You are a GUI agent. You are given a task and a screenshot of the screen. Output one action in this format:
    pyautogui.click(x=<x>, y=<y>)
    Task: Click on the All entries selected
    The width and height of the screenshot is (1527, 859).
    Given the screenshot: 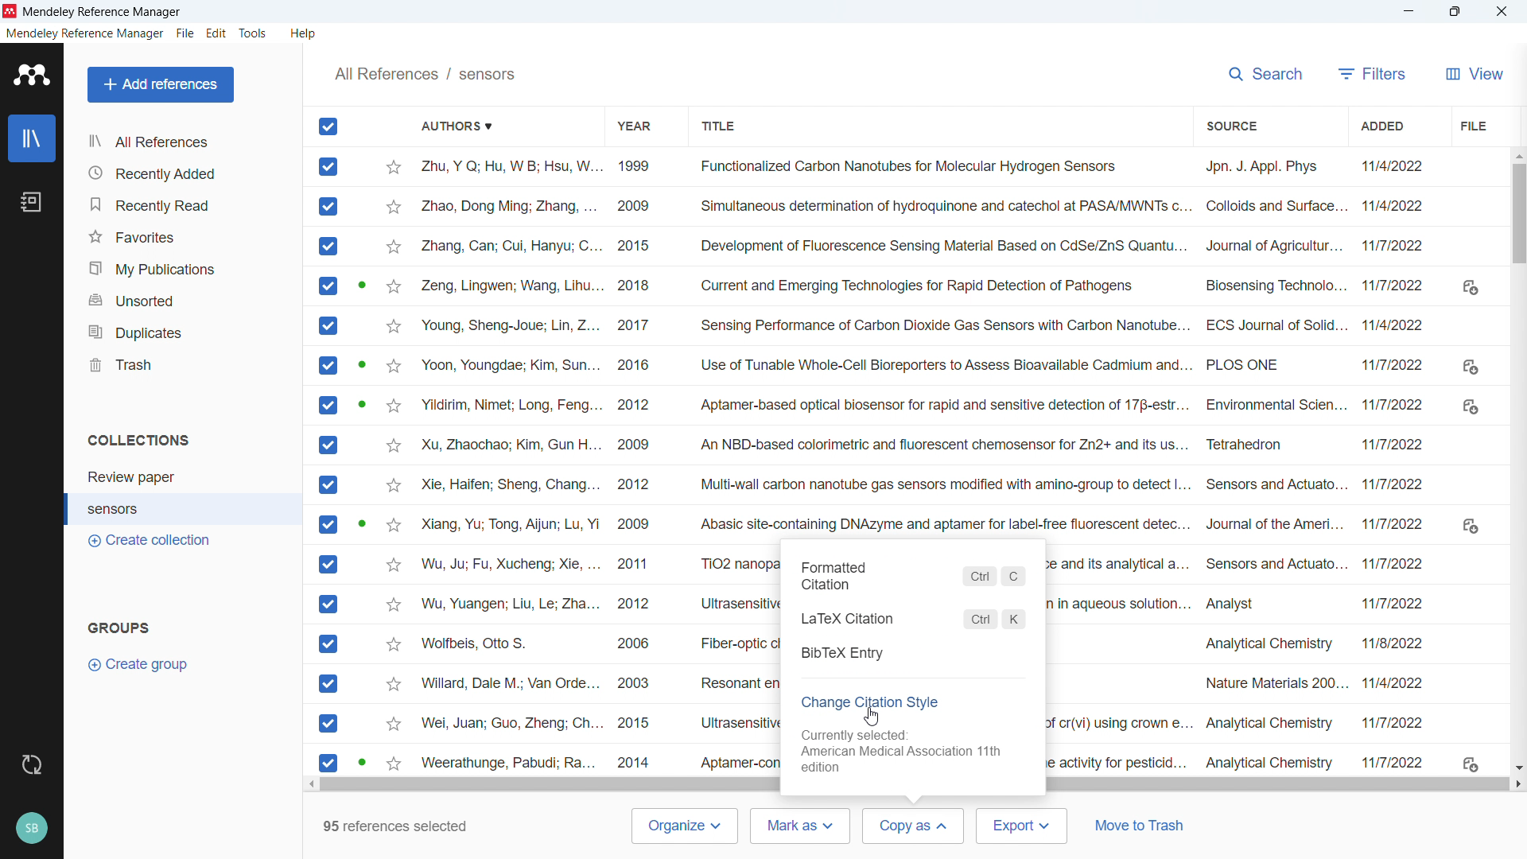 What is the action you would take?
    pyautogui.click(x=328, y=445)
    